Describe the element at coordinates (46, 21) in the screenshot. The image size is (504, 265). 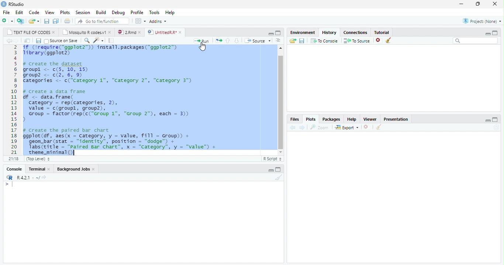
I see `save current document` at that location.